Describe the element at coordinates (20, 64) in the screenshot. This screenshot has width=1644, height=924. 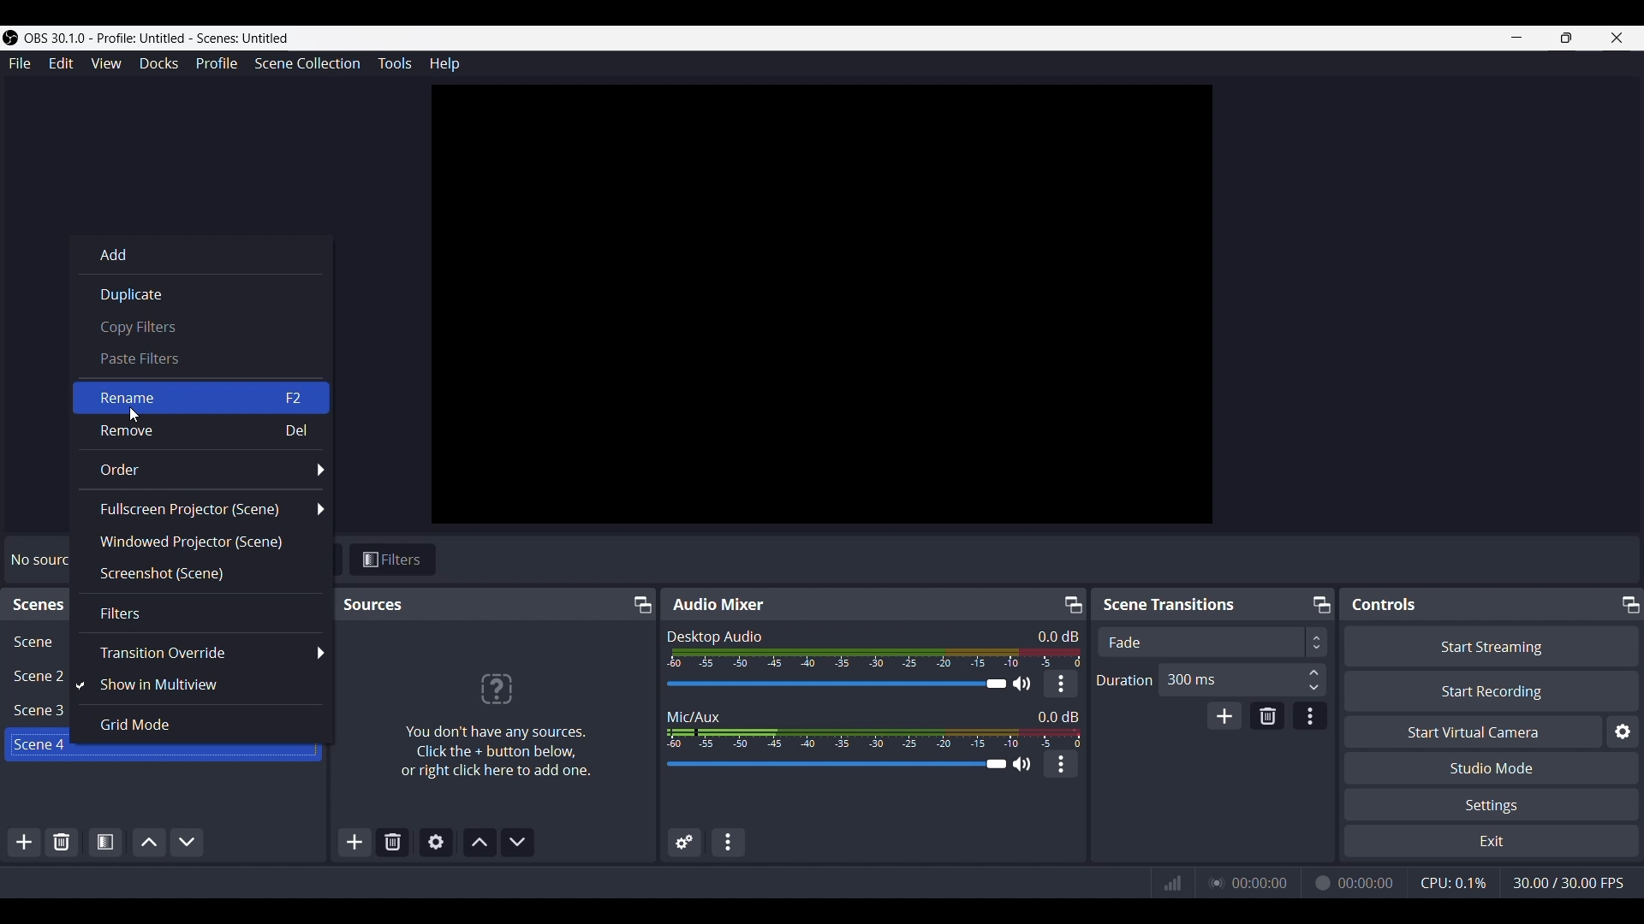
I see `File` at that location.